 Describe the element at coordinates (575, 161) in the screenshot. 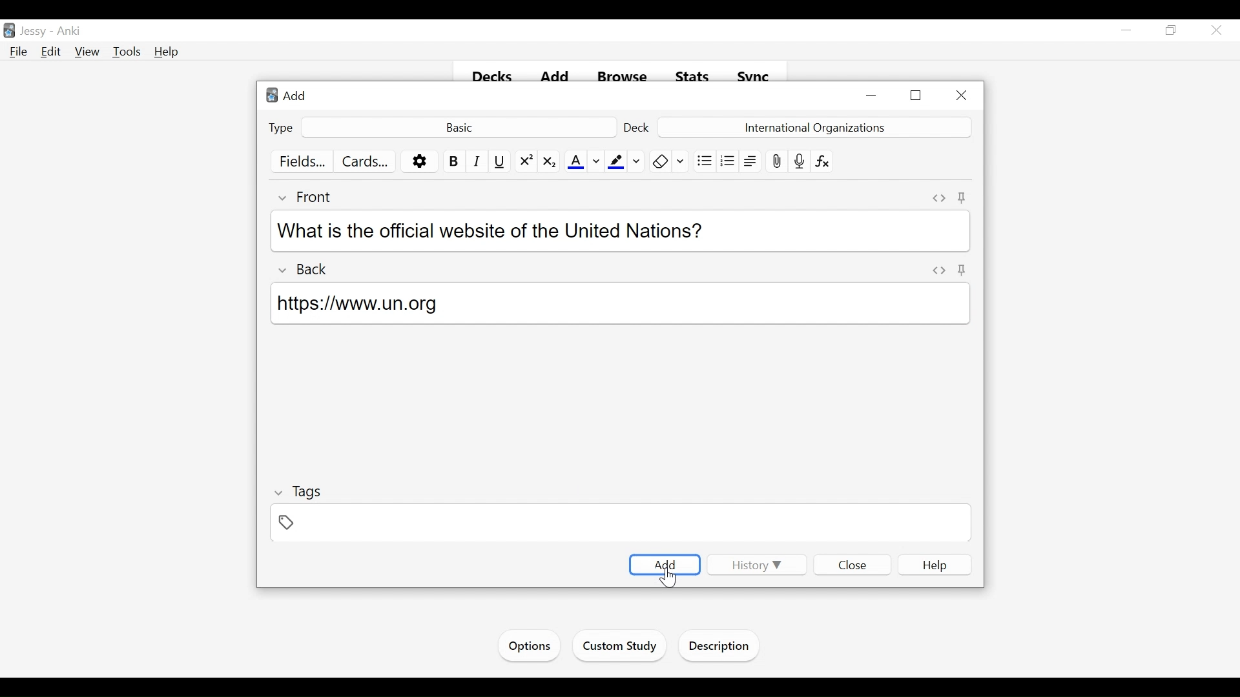

I see `Text Color` at that location.